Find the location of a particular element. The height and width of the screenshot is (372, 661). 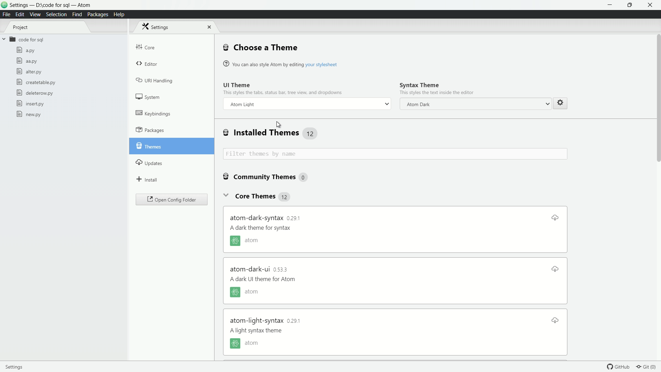

settings is located at coordinates (156, 26).